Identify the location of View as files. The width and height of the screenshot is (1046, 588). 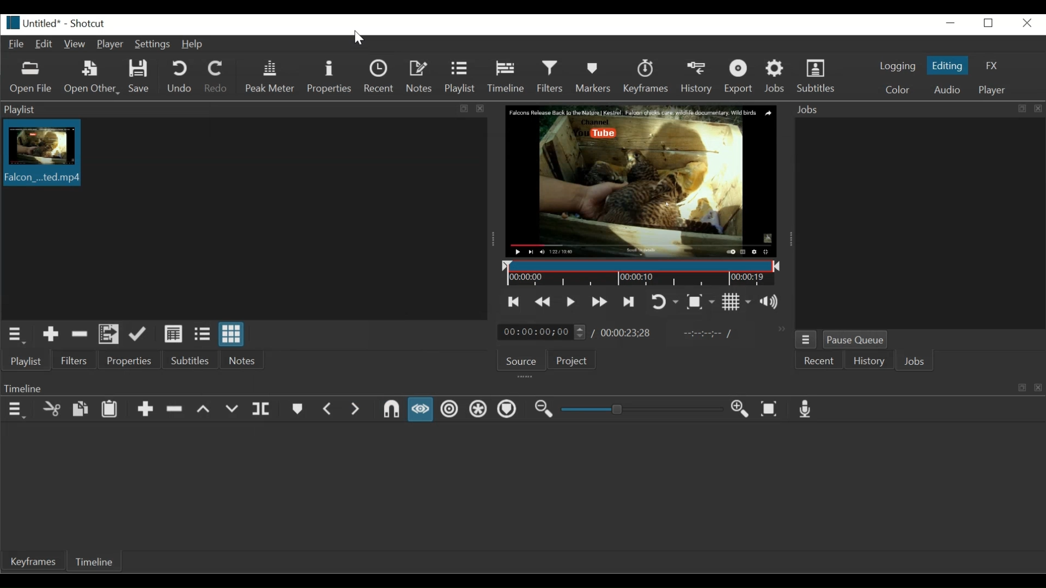
(200, 334).